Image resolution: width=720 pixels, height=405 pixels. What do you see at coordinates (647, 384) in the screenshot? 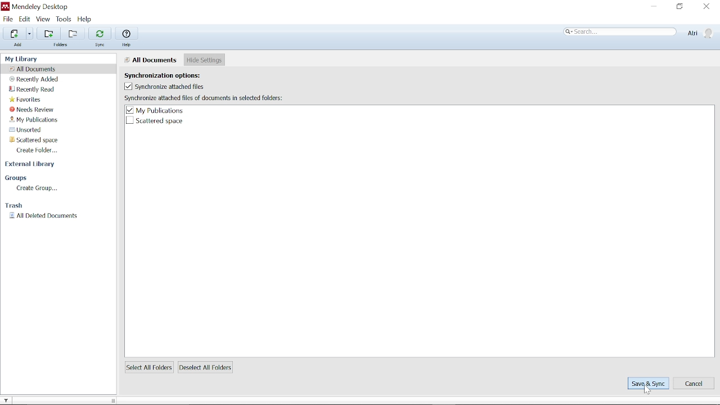
I see `Save and sync` at bounding box center [647, 384].